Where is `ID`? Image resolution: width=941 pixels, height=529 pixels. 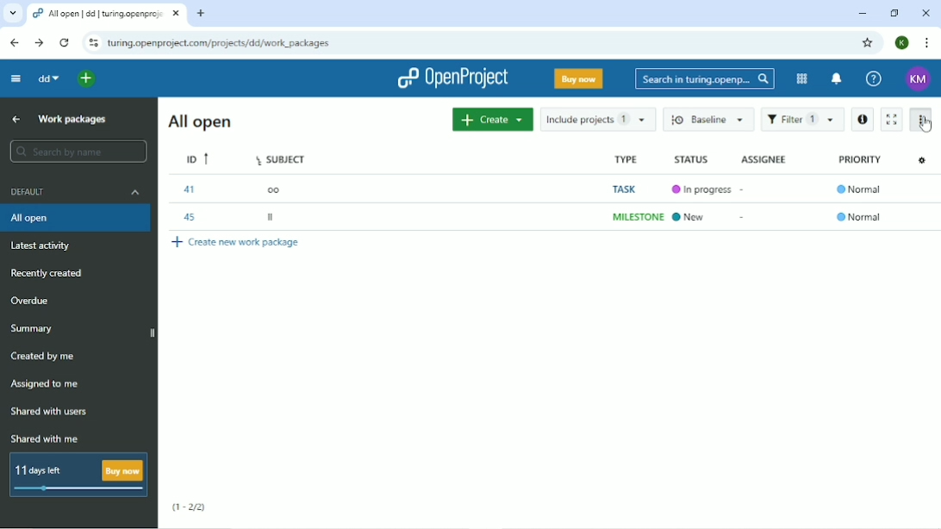 ID is located at coordinates (197, 159).